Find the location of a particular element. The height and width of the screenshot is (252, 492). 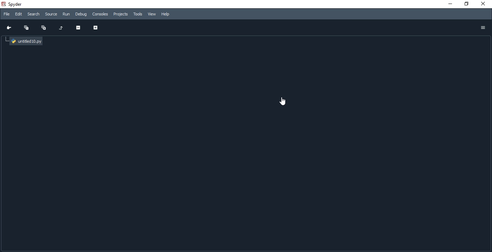

Run is located at coordinates (66, 14).